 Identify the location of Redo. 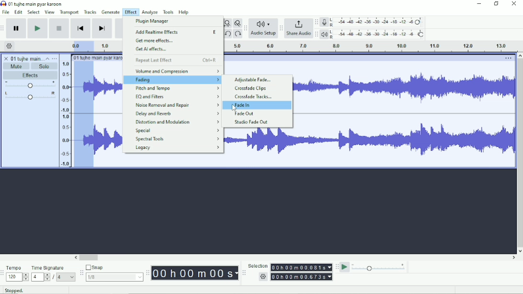
(238, 34).